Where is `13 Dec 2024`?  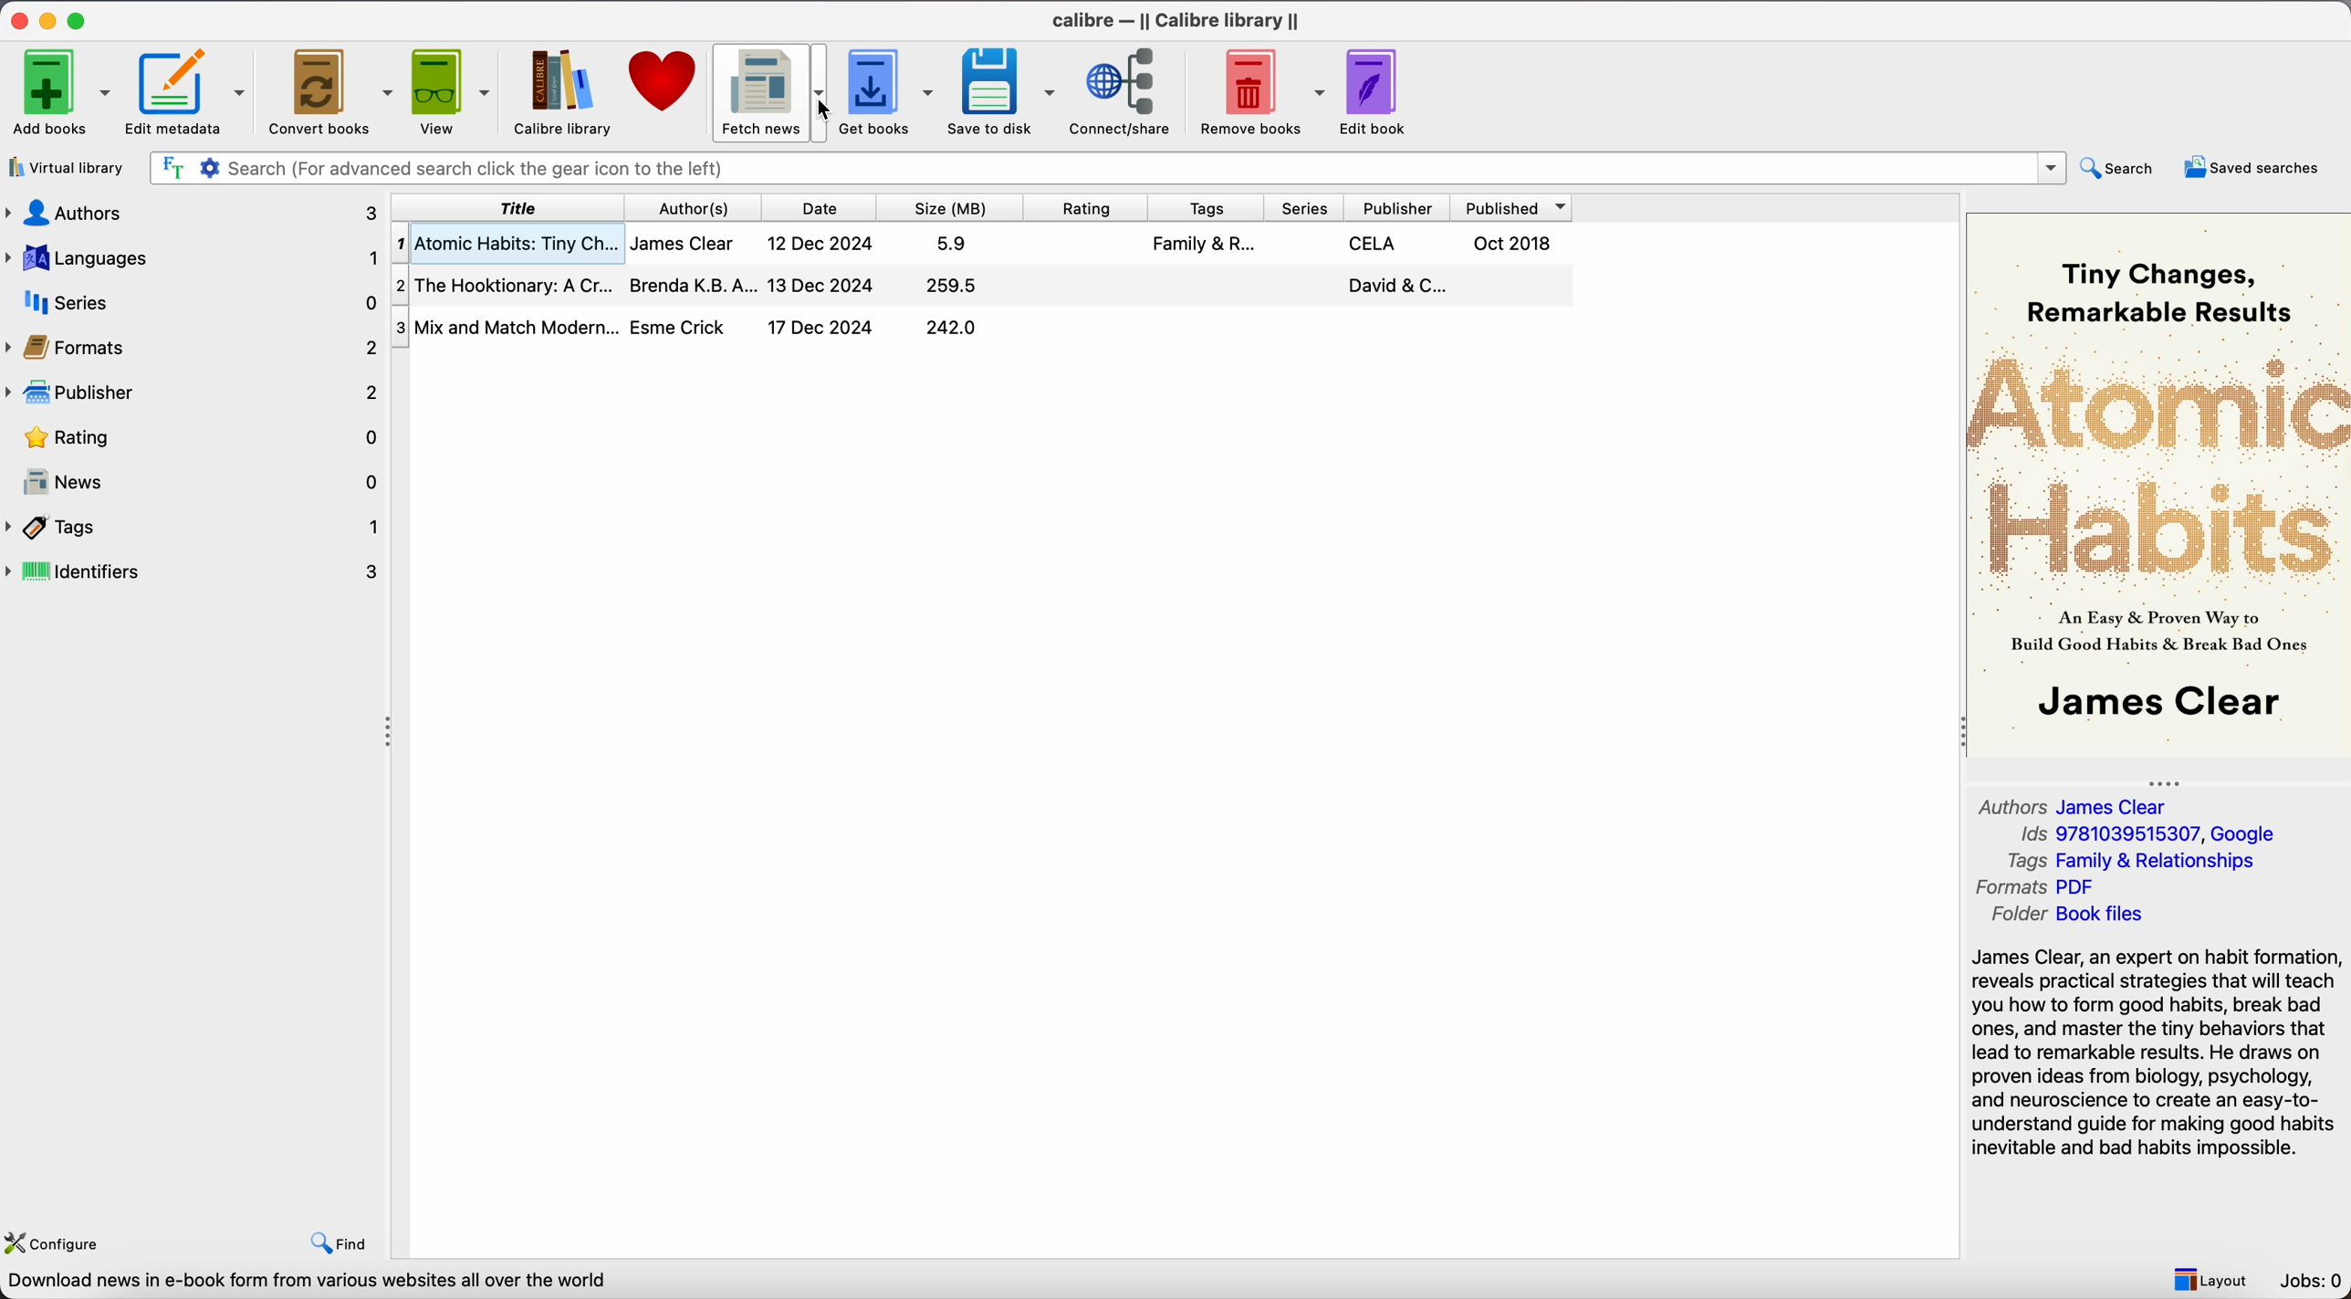 13 Dec 2024 is located at coordinates (820, 285).